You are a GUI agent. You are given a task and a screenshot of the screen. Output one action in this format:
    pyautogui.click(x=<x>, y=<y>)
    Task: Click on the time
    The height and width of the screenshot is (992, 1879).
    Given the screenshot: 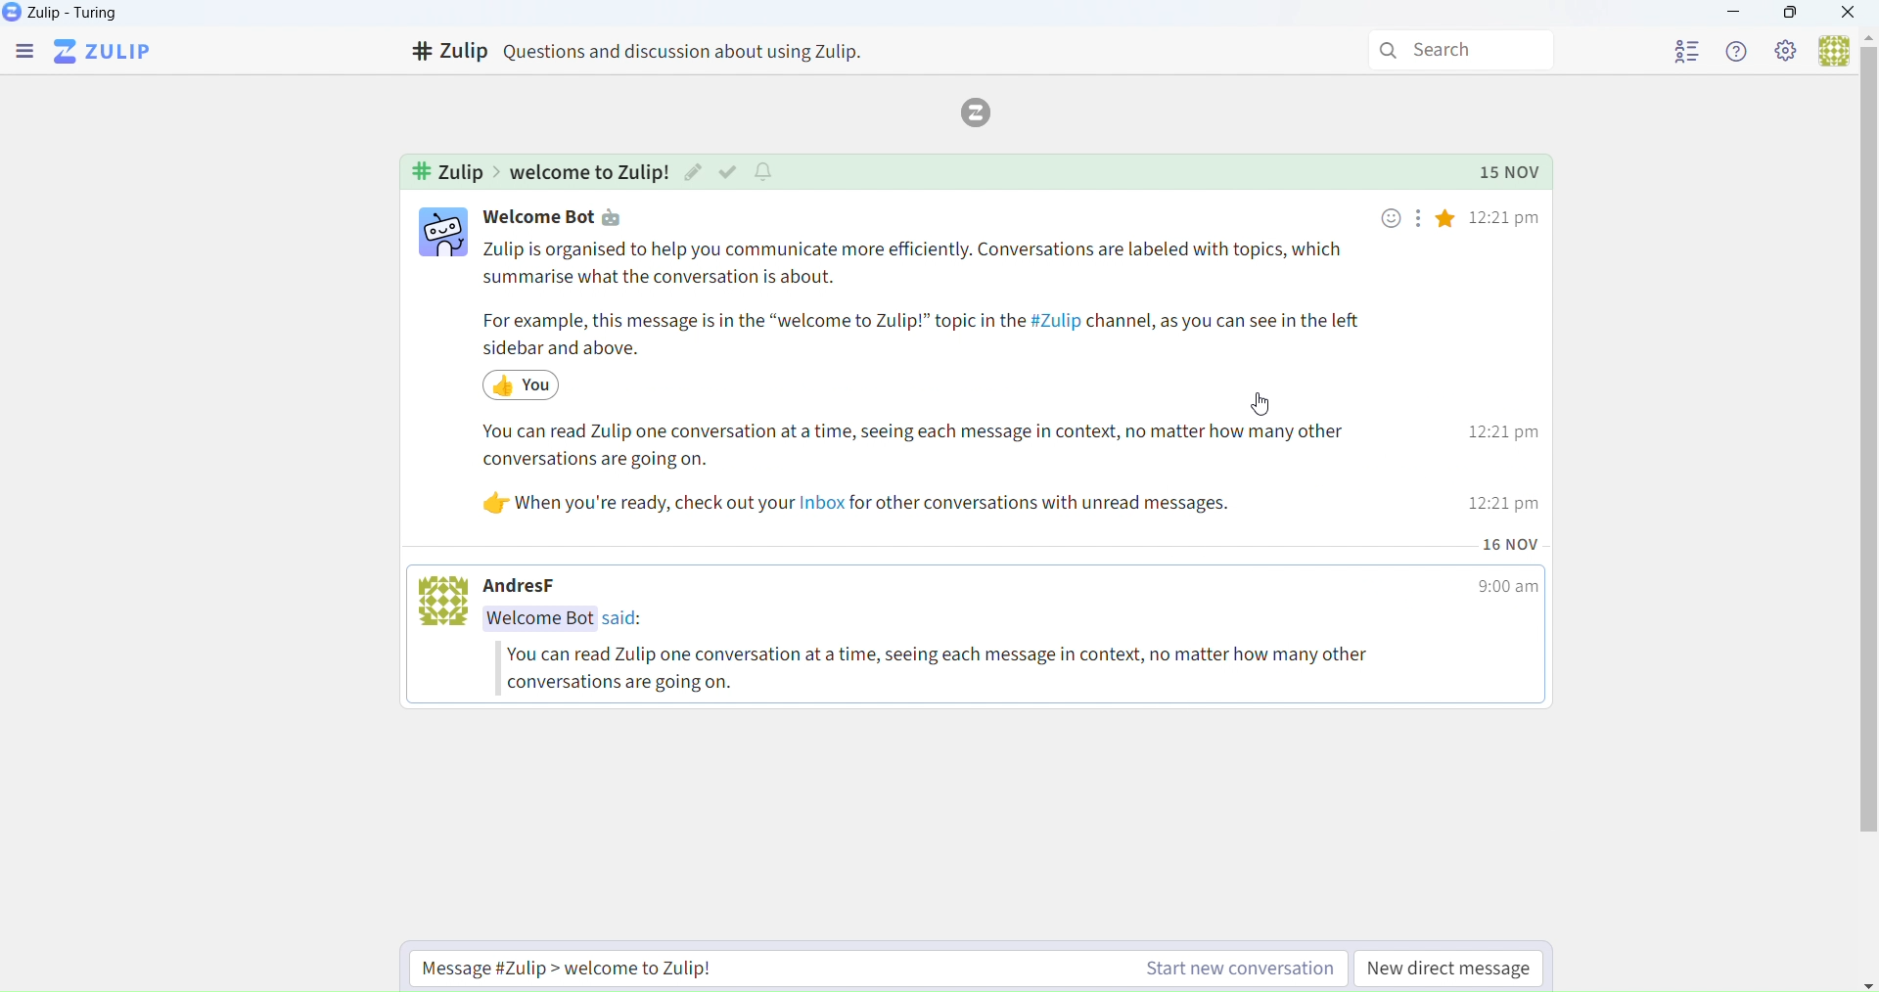 What is the action you would take?
    pyautogui.click(x=1506, y=591)
    